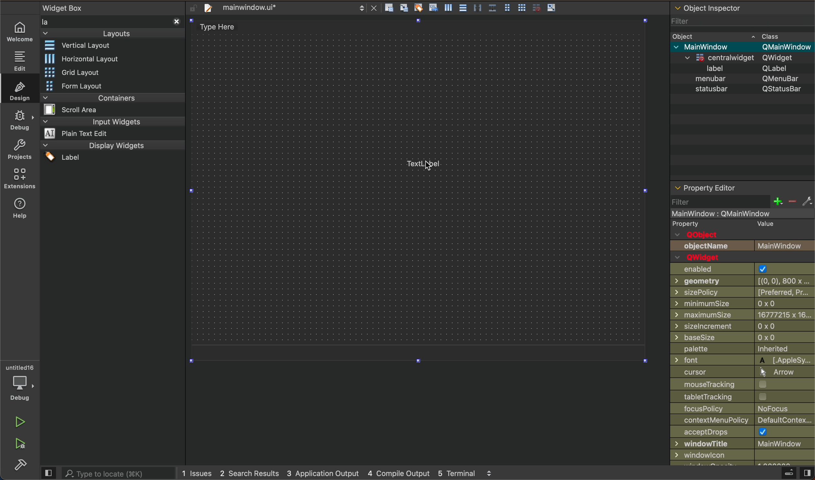 The width and height of the screenshot is (815, 480). Describe the element at coordinates (737, 409) in the screenshot. I see `focus` at that location.